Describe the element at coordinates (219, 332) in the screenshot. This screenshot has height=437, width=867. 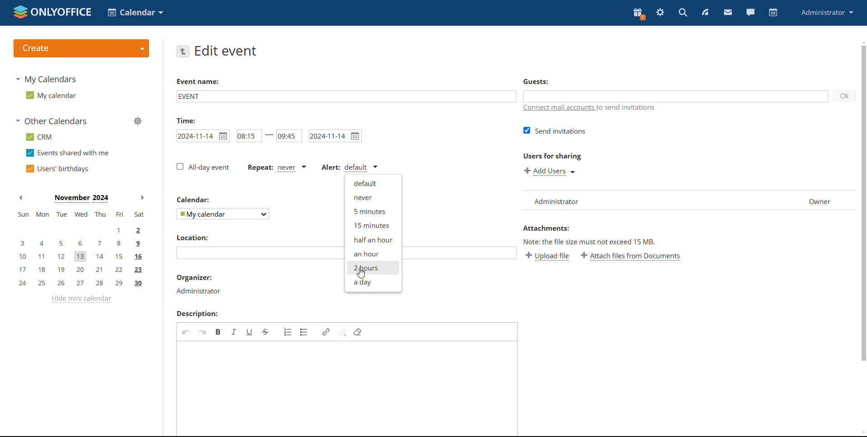
I see `bold` at that location.